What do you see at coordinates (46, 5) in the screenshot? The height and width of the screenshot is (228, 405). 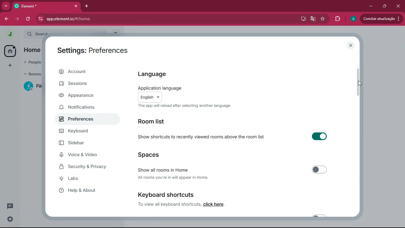 I see `element` at bounding box center [46, 5].